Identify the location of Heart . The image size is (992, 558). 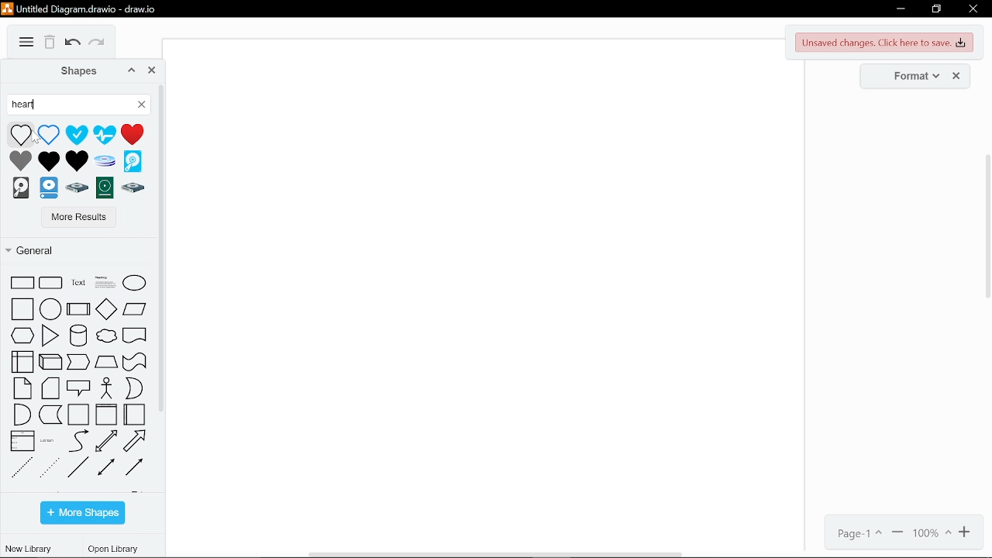
(22, 133).